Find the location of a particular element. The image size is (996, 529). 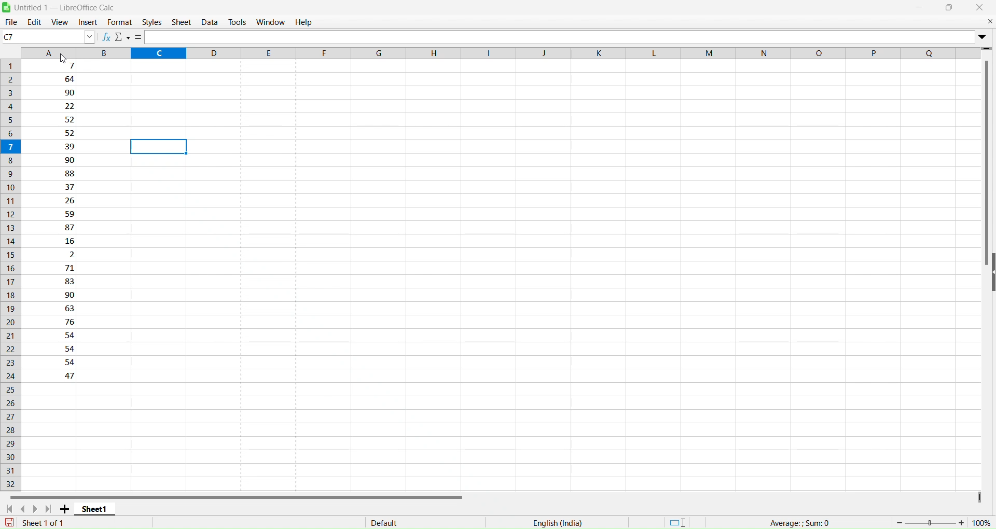

Hide is located at coordinates (992, 271).